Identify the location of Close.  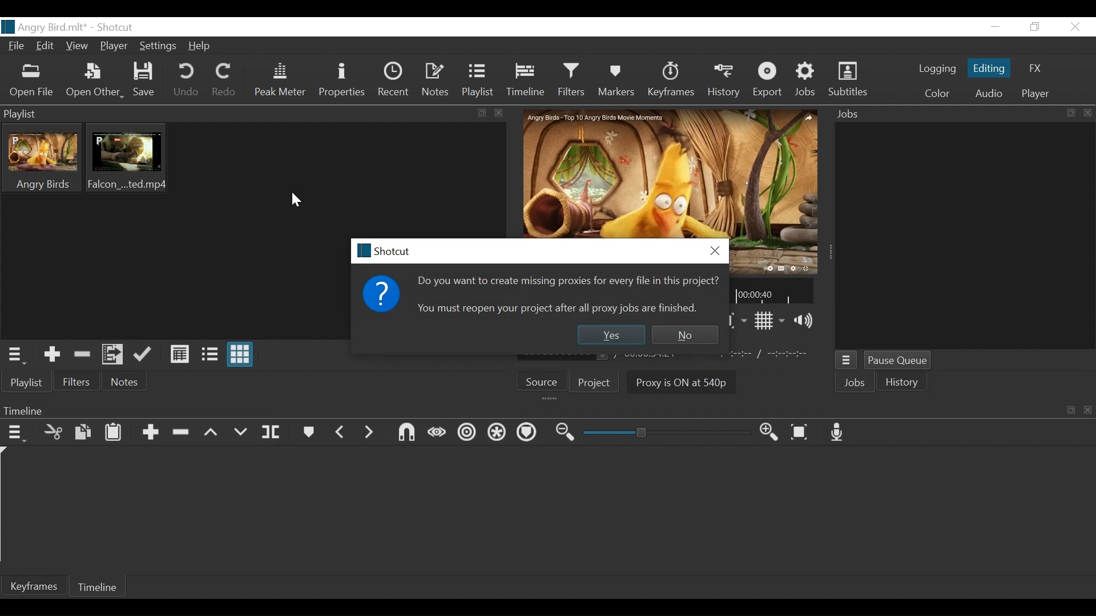
(714, 250).